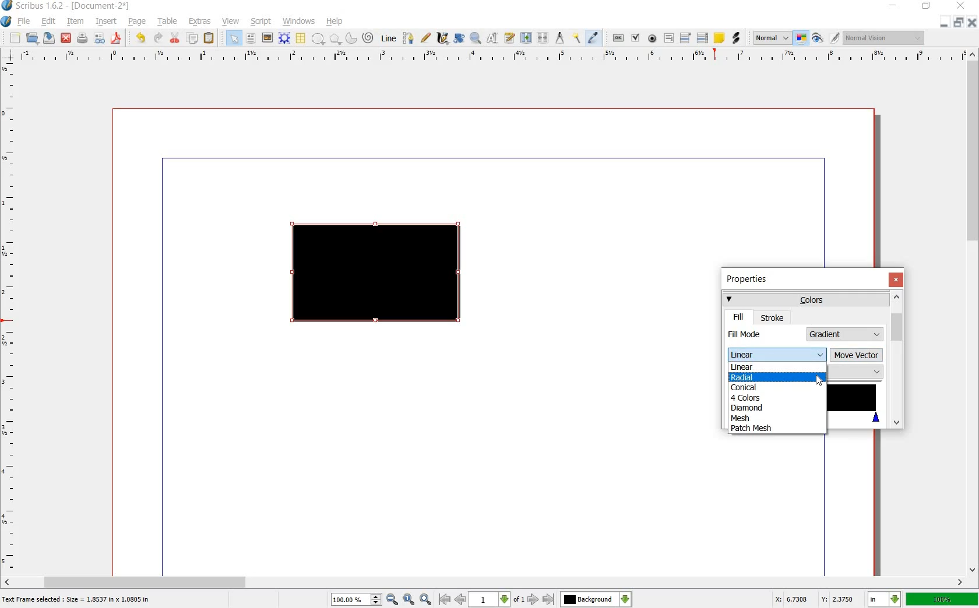 The image size is (979, 608). Describe the element at coordinates (335, 22) in the screenshot. I see `help` at that location.